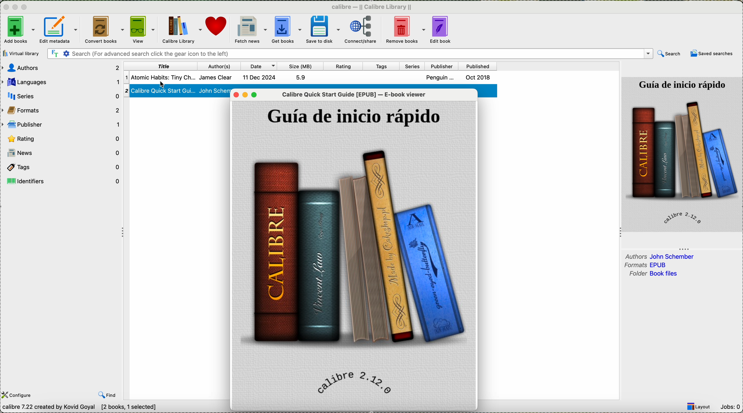 The image size is (743, 413). I want to click on Calibre, so click(371, 7).